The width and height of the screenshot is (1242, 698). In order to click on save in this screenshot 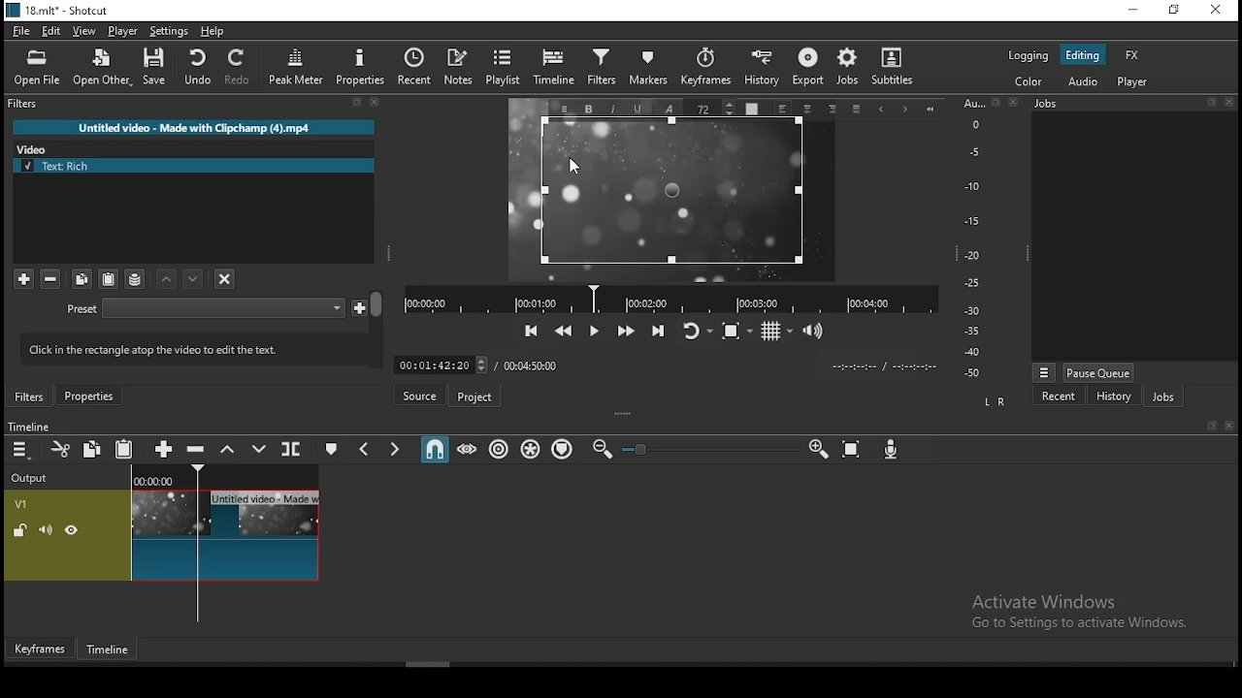, I will do `click(154, 66)`.